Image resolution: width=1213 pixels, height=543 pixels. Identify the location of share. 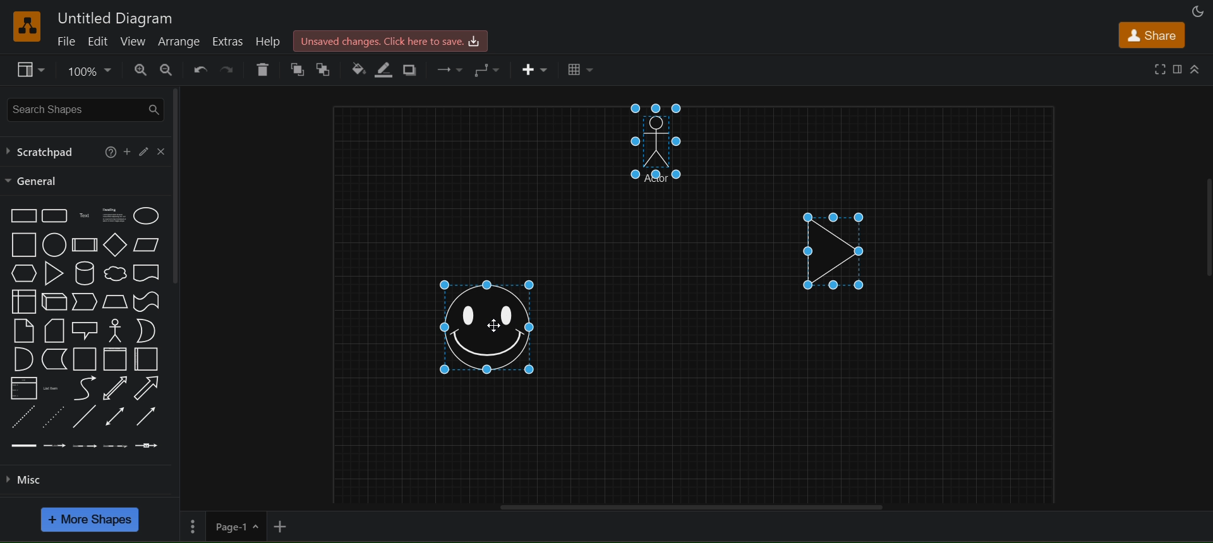
(1154, 35).